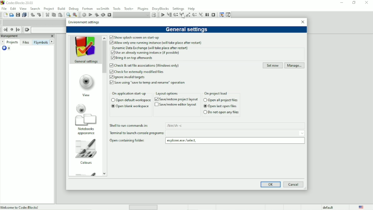 Image resolution: width=373 pixels, height=210 pixels. I want to click on FSymbols, so click(41, 42).